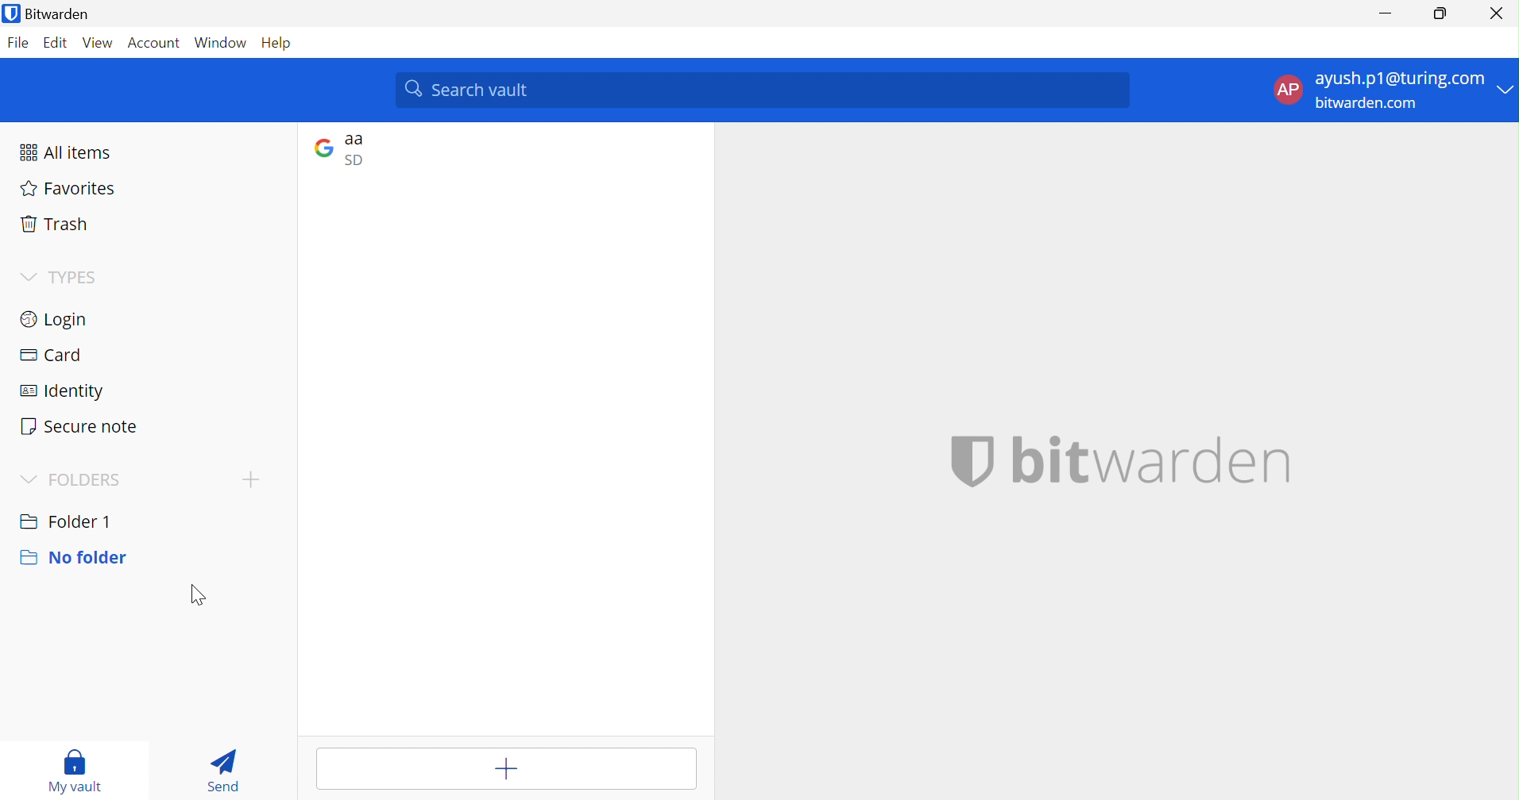  I want to click on My vault, so click(79, 771).